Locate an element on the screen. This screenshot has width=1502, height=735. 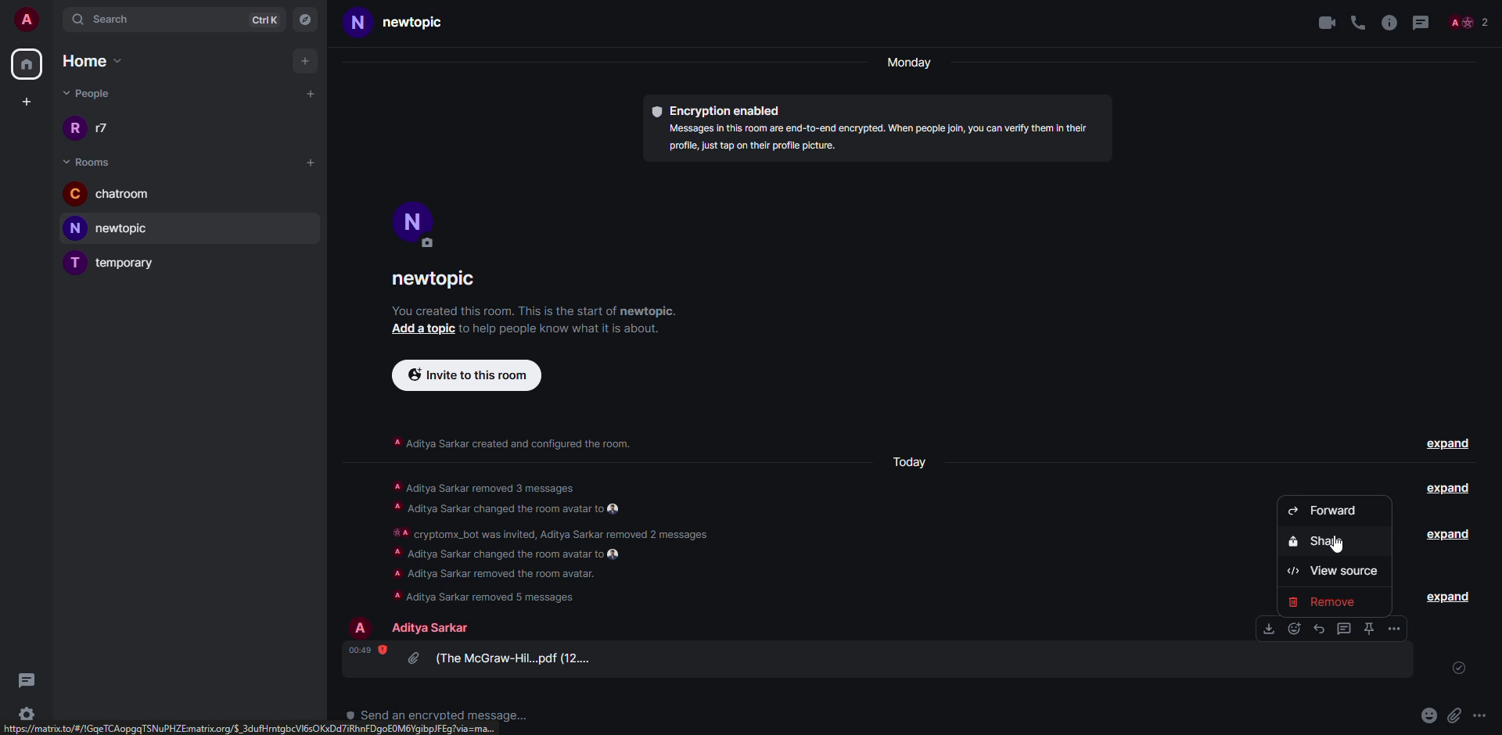
info is located at coordinates (1389, 22).